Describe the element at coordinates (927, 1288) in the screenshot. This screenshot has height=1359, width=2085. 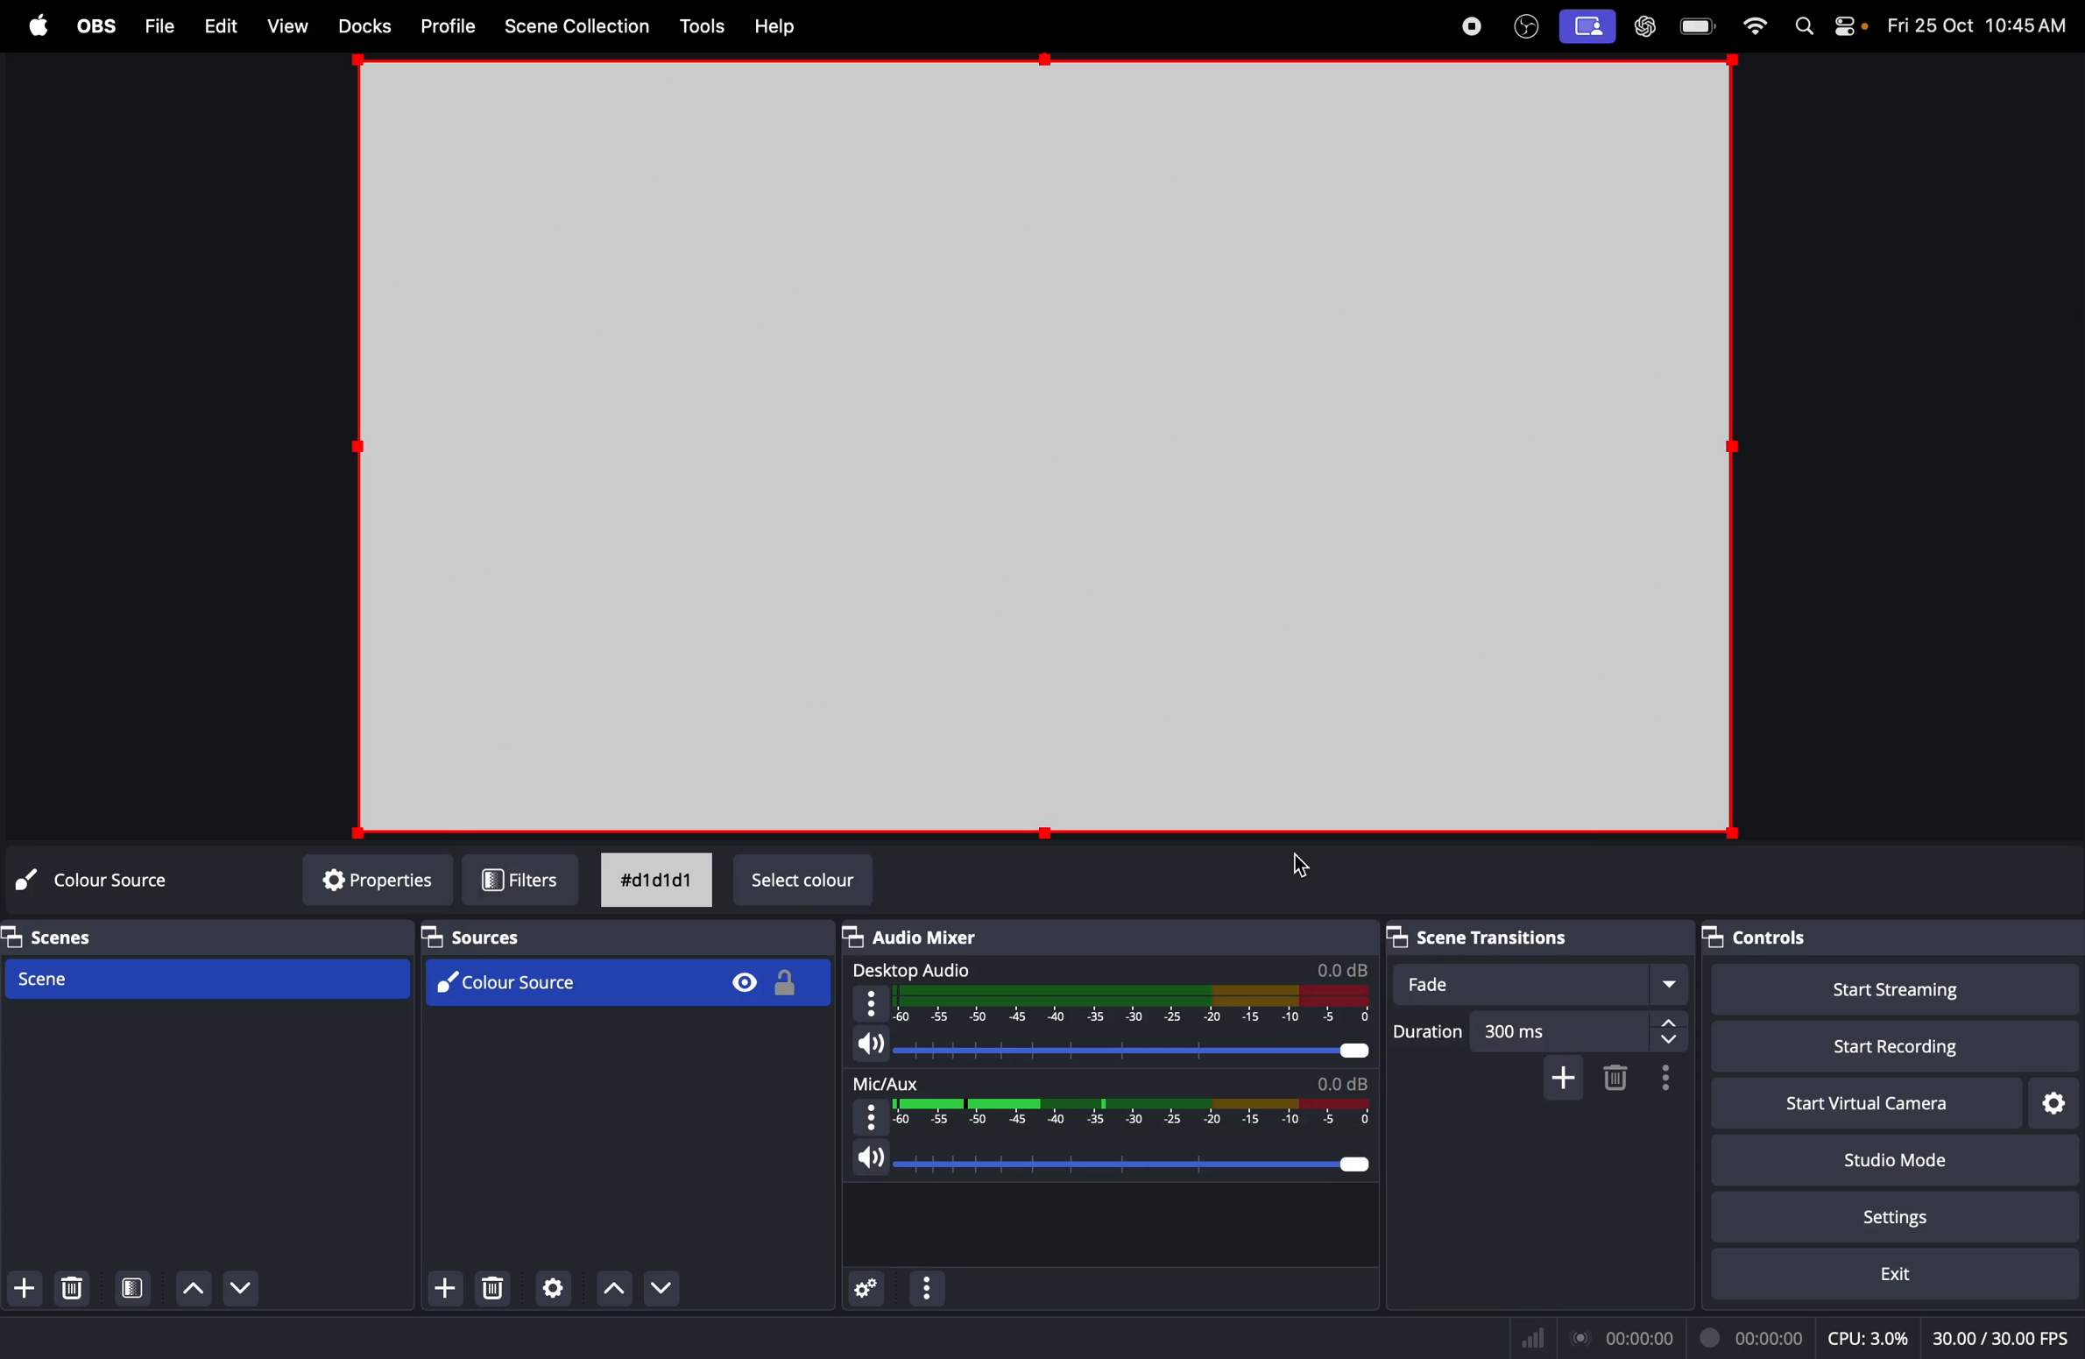
I see `options` at that location.